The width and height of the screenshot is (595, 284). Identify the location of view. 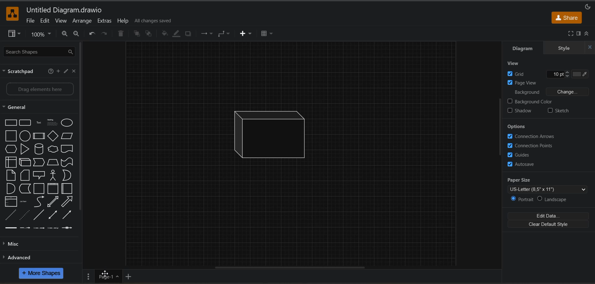
(61, 21).